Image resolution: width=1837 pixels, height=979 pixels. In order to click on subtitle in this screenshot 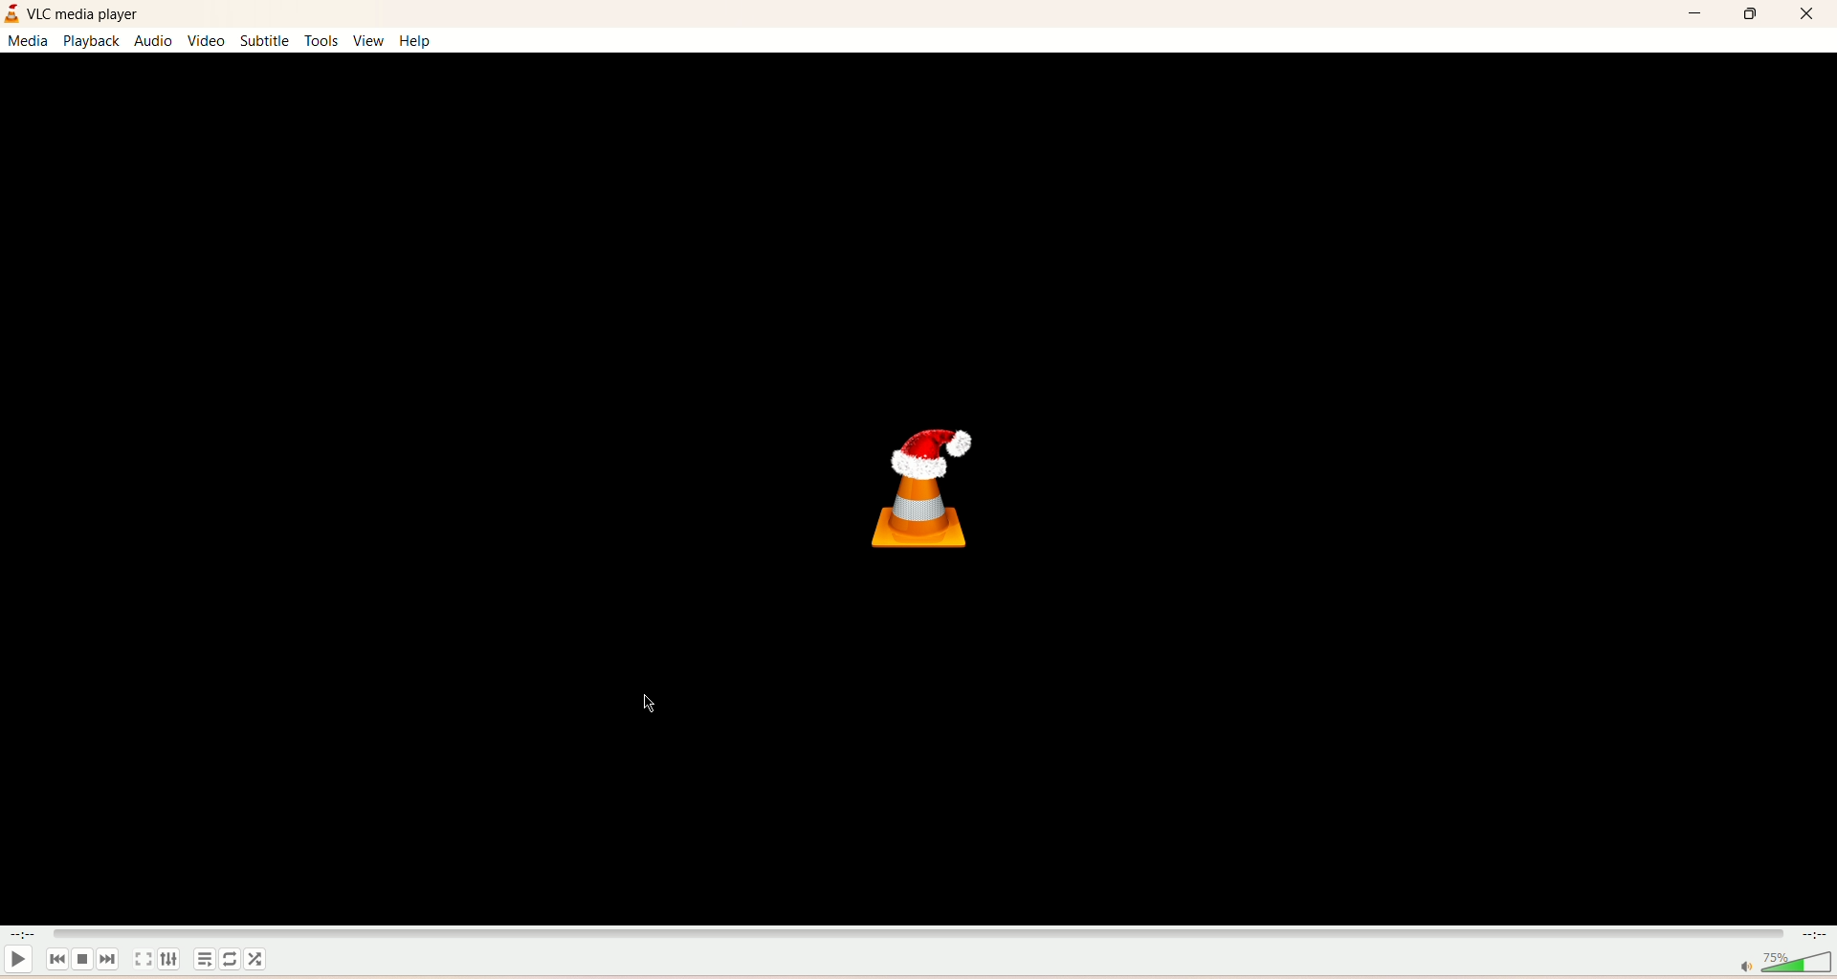, I will do `click(267, 40)`.